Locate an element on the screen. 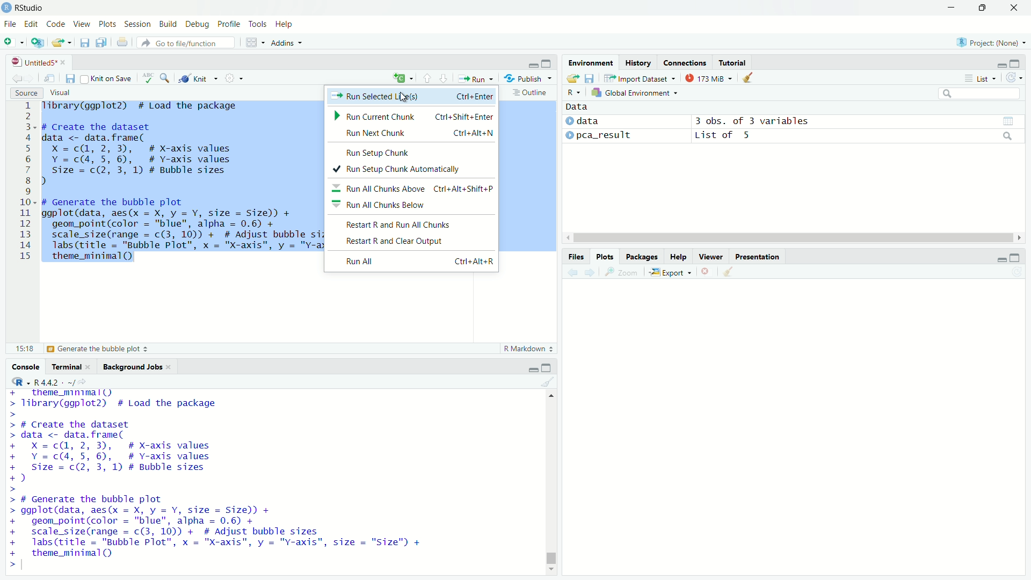 This screenshot has height=580, width=1031. print current file is located at coordinates (122, 42).